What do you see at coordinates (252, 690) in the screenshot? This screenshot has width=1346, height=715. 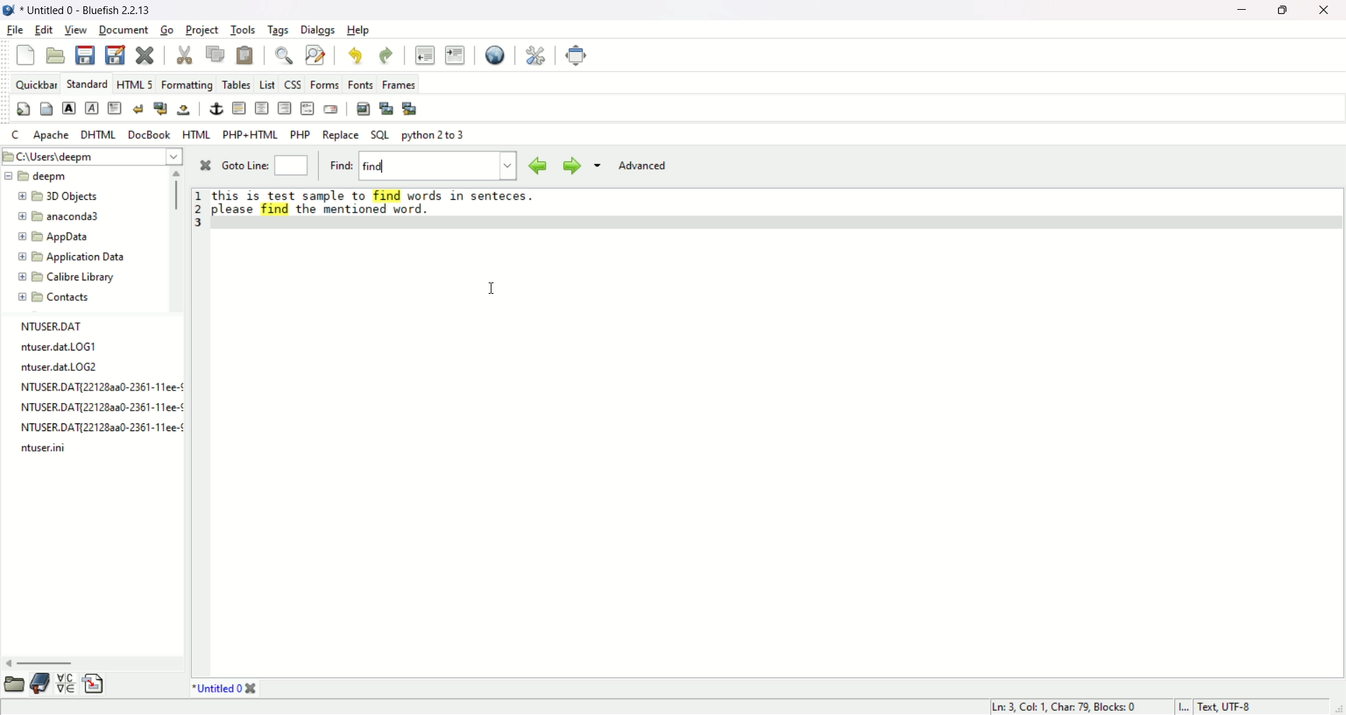 I see `close current tab` at bounding box center [252, 690].